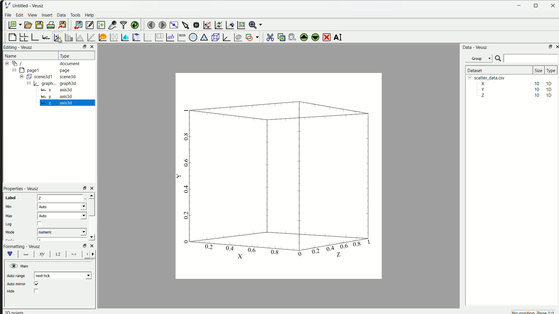 Image resolution: width=559 pixels, height=314 pixels. What do you see at coordinates (185, 24) in the screenshot?
I see `select items from graph` at bounding box center [185, 24].